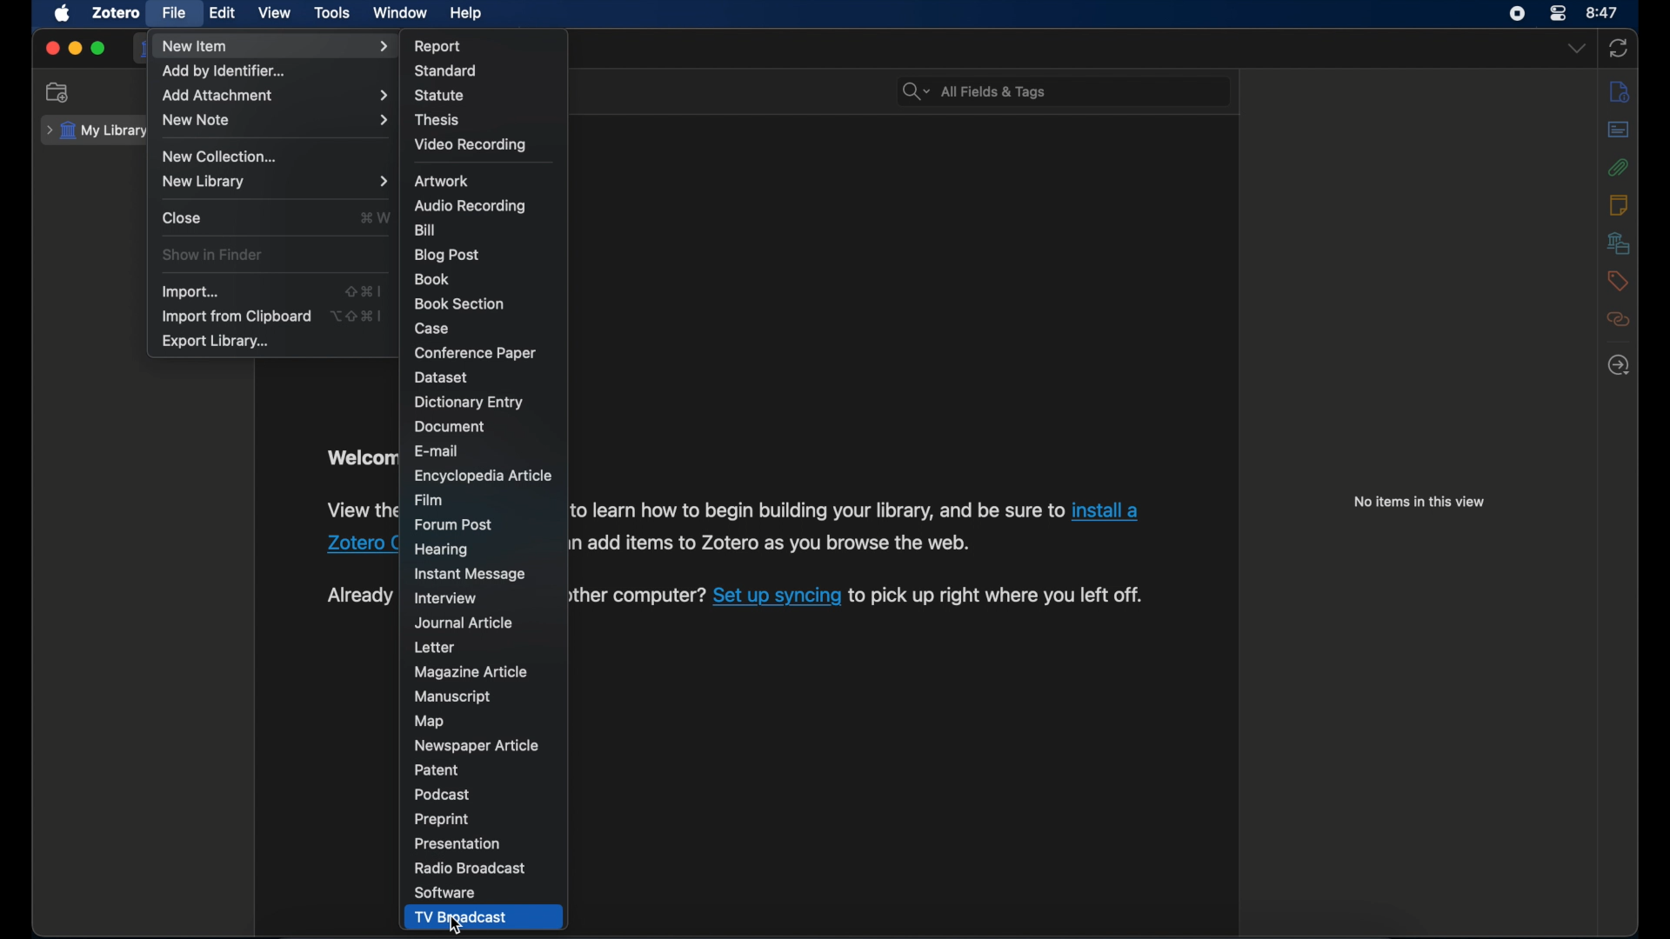 This screenshot has width=1670, height=939. What do you see at coordinates (460, 844) in the screenshot?
I see `presentation` at bounding box center [460, 844].